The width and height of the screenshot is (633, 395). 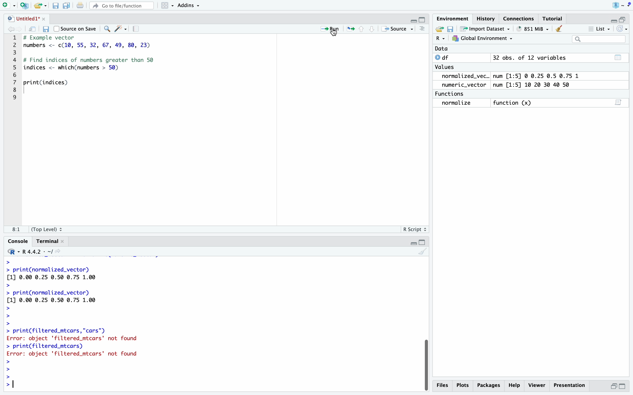 What do you see at coordinates (559, 28) in the screenshot?
I see `CLEAN UP` at bounding box center [559, 28].